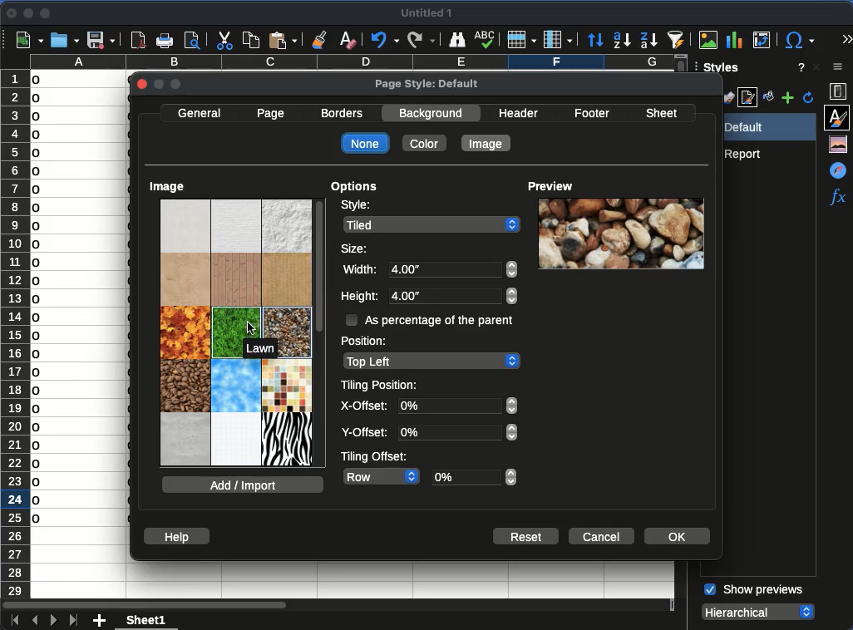  I want to click on ok, so click(676, 536).